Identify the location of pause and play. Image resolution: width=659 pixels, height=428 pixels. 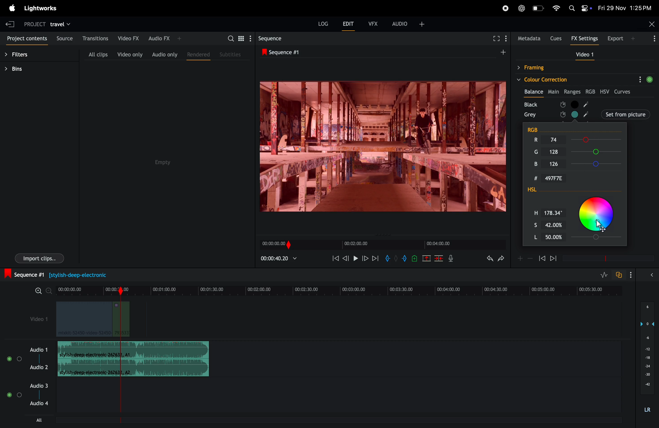
(357, 258).